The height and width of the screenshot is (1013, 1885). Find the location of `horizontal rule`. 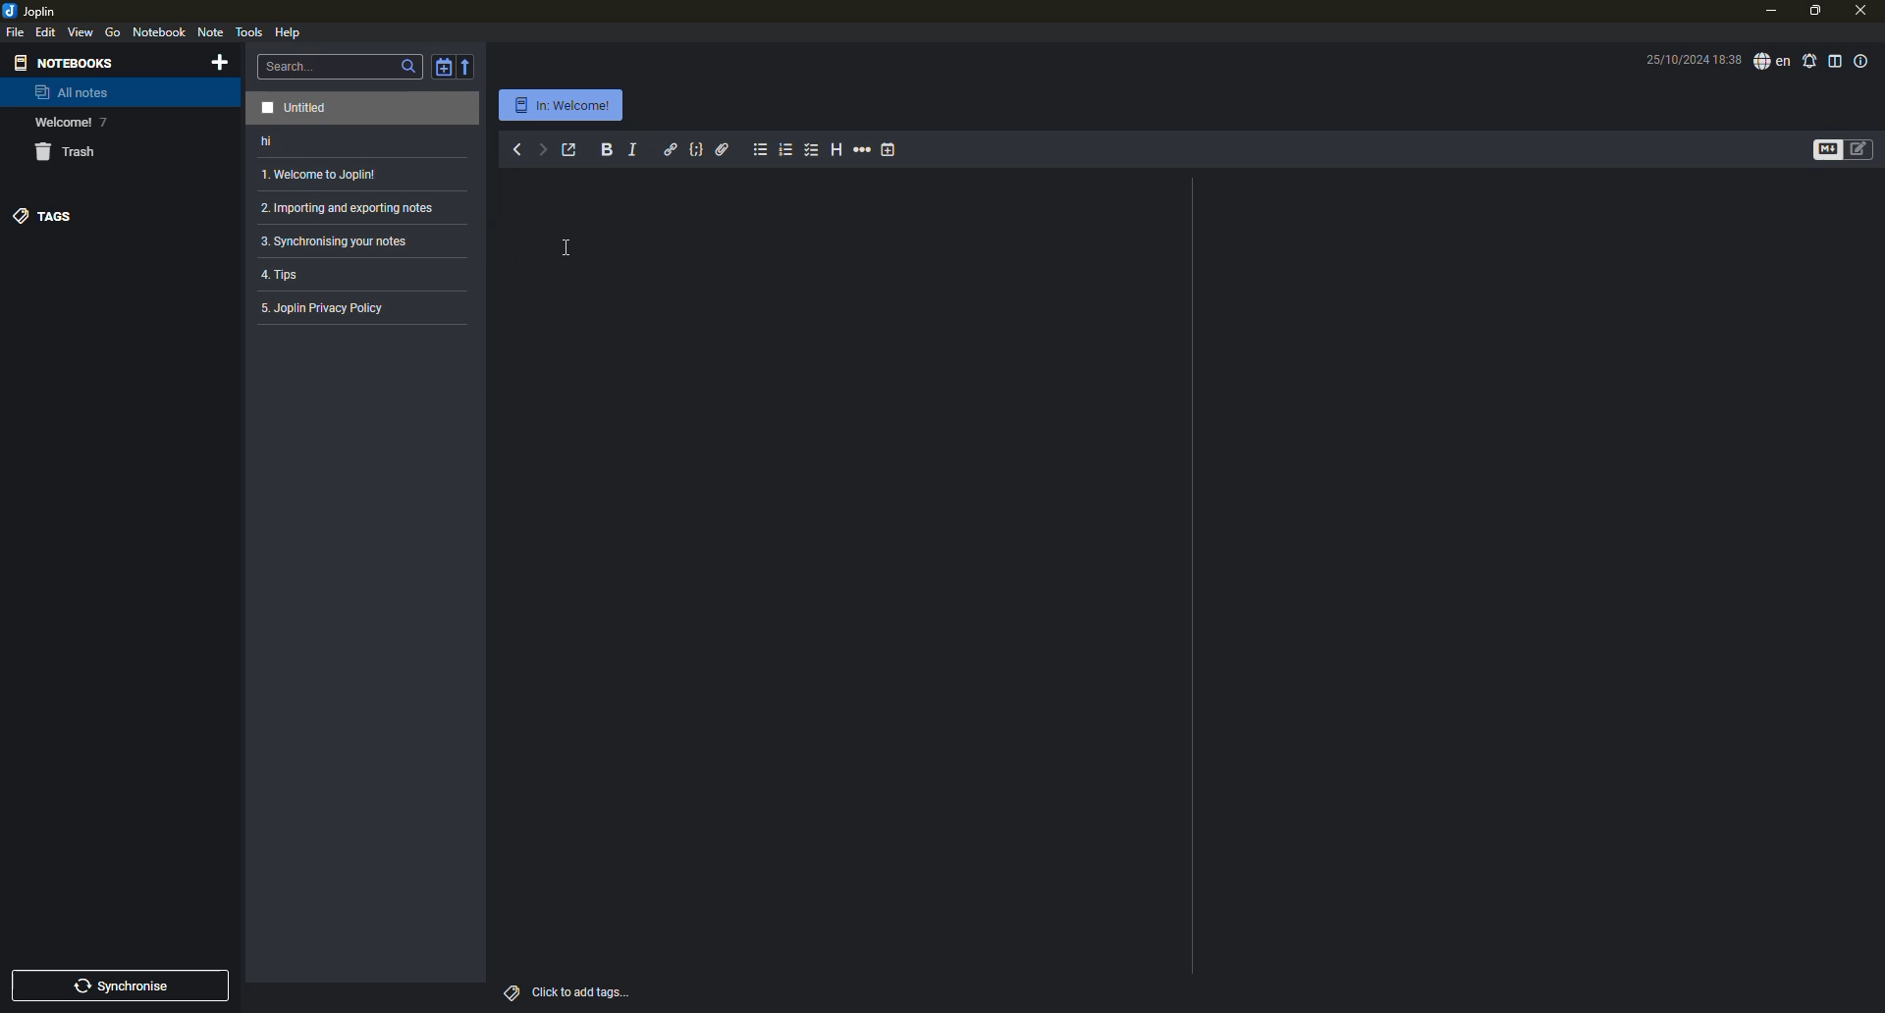

horizontal rule is located at coordinates (863, 149).